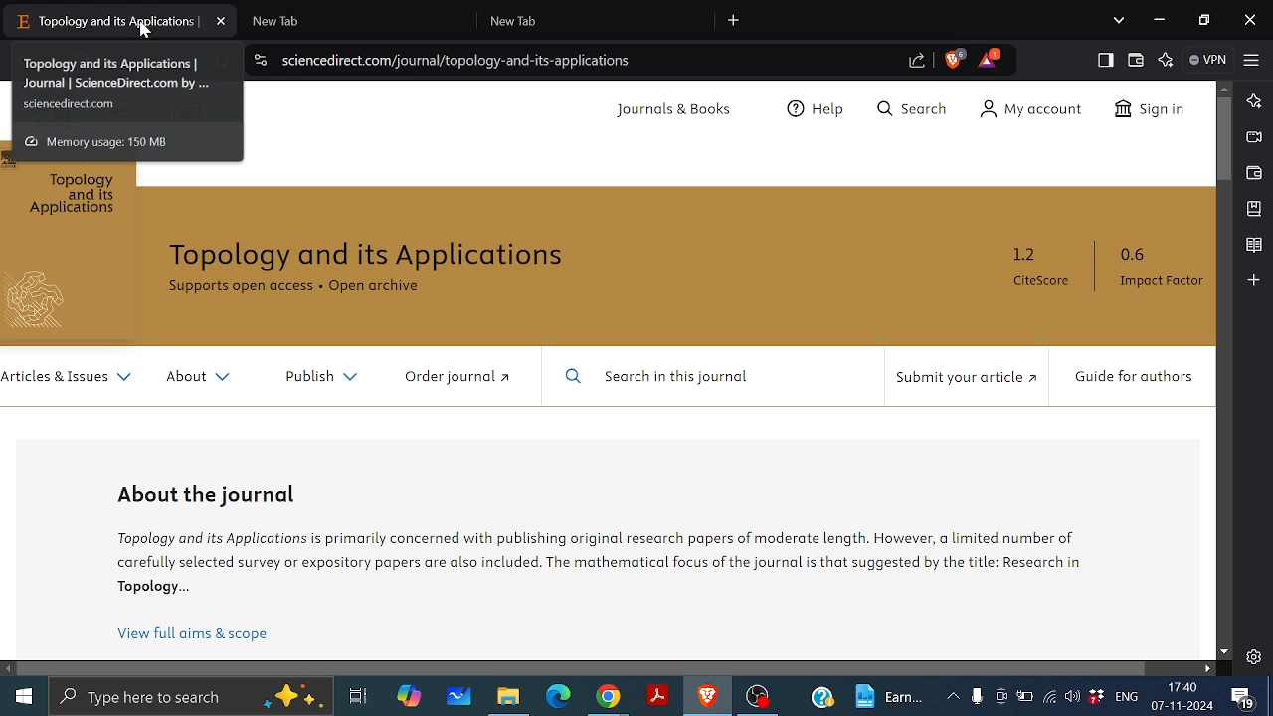 The height and width of the screenshot is (716, 1273). What do you see at coordinates (412, 698) in the screenshot?
I see `Copilot` at bounding box center [412, 698].